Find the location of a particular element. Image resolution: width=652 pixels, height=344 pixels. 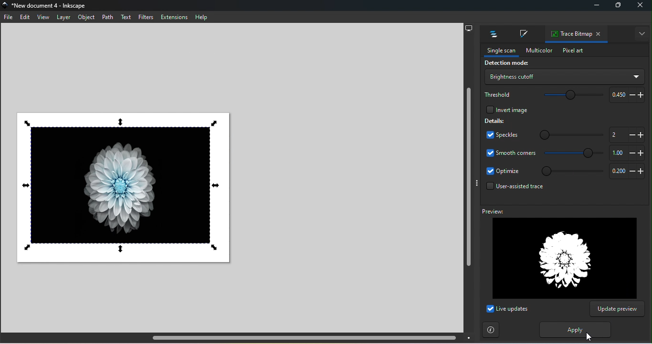

Text is located at coordinates (126, 17).